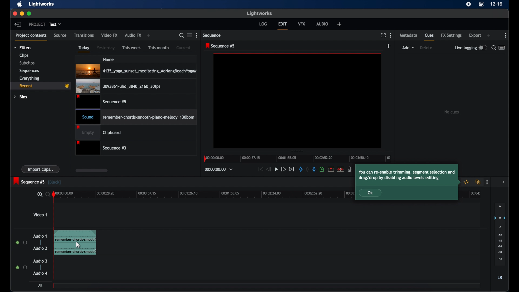 Image resolution: width=519 pixels, height=292 pixels. I want to click on audio 2, so click(40, 248).